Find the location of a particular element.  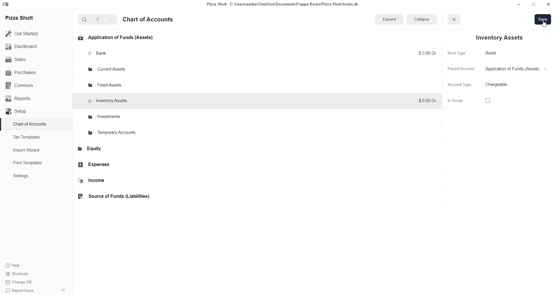

Pizza Shutt is located at coordinates (27, 19).